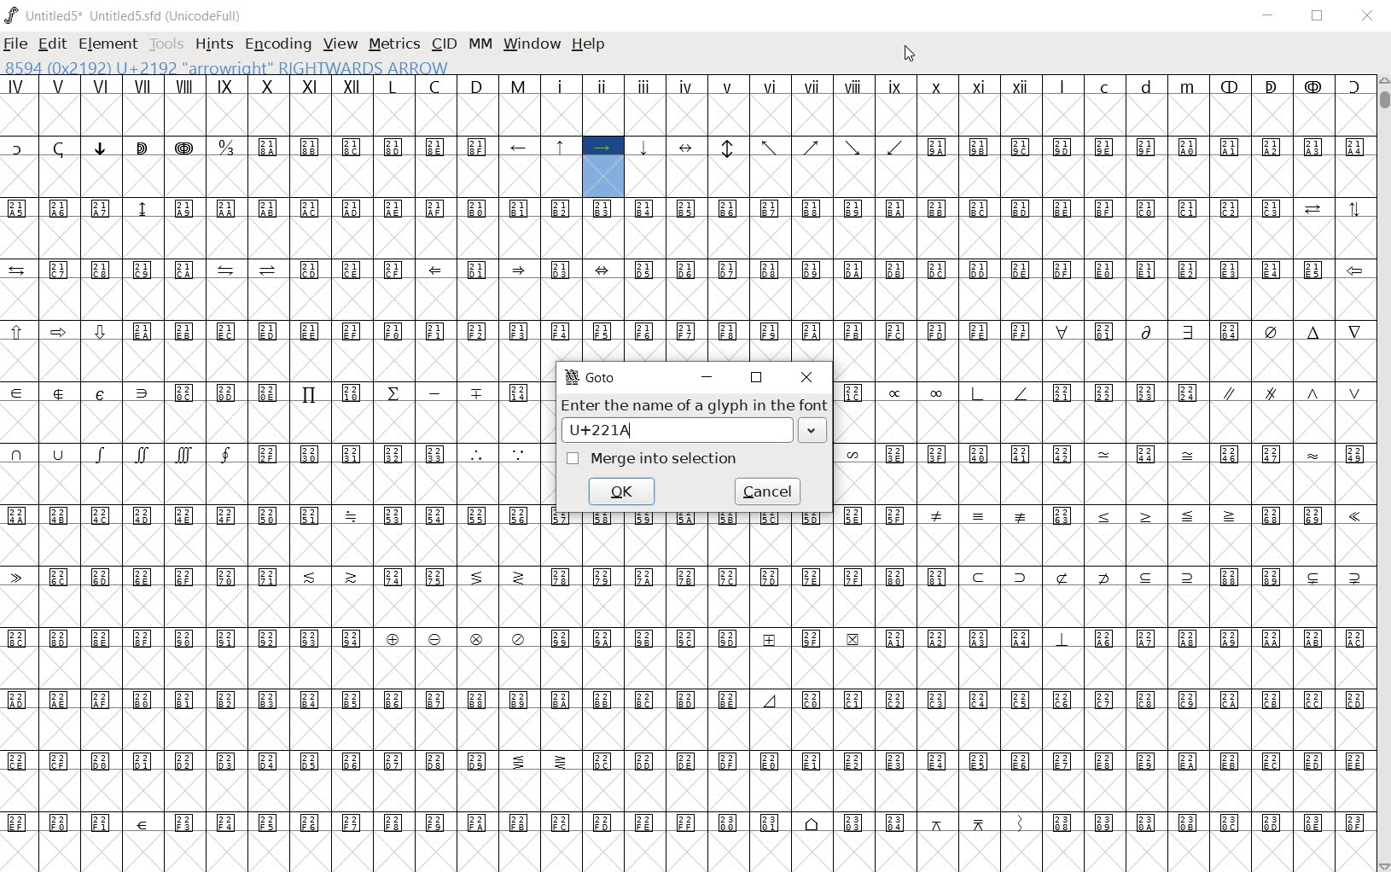 The width and height of the screenshot is (1391, 872). Describe the element at coordinates (392, 45) in the screenshot. I see `METRICS` at that location.